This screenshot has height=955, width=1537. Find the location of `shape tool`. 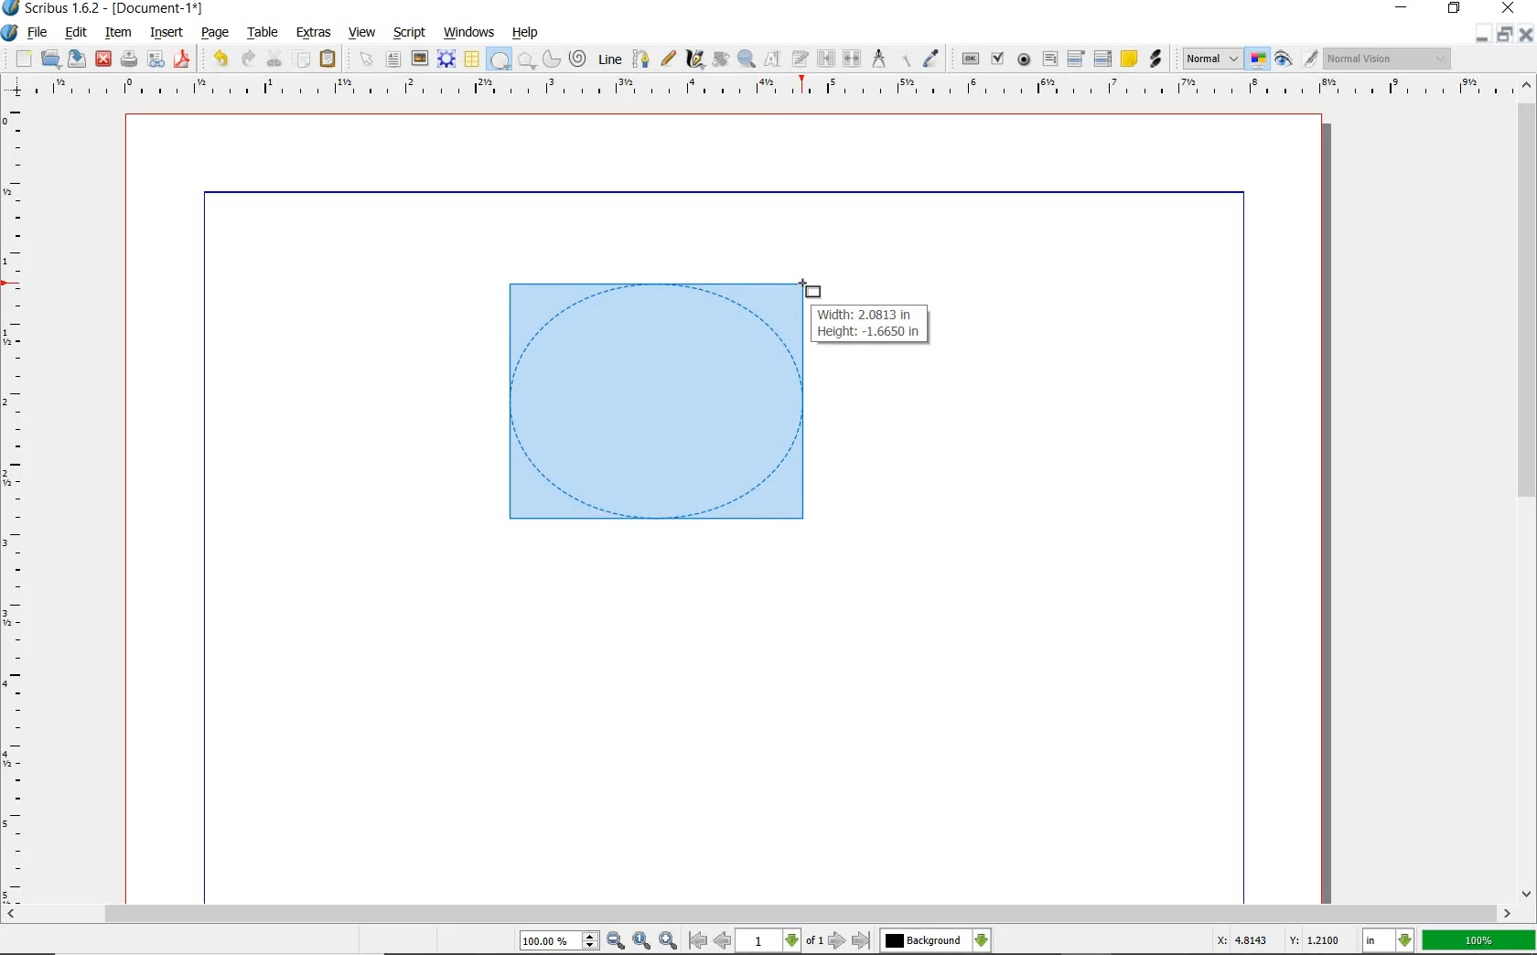

shape tool is located at coordinates (811, 287).